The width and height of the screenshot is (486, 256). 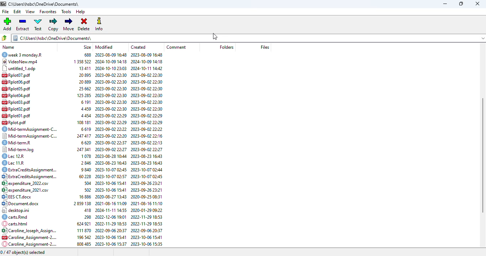 What do you see at coordinates (226, 47) in the screenshot?
I see `folders` at bounding box center [226, 47].